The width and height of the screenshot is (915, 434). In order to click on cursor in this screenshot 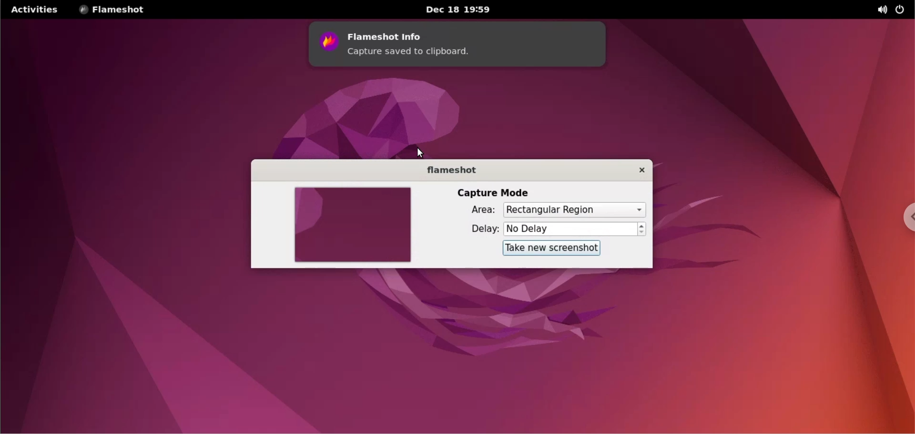, I will do `click(419, 151)`.